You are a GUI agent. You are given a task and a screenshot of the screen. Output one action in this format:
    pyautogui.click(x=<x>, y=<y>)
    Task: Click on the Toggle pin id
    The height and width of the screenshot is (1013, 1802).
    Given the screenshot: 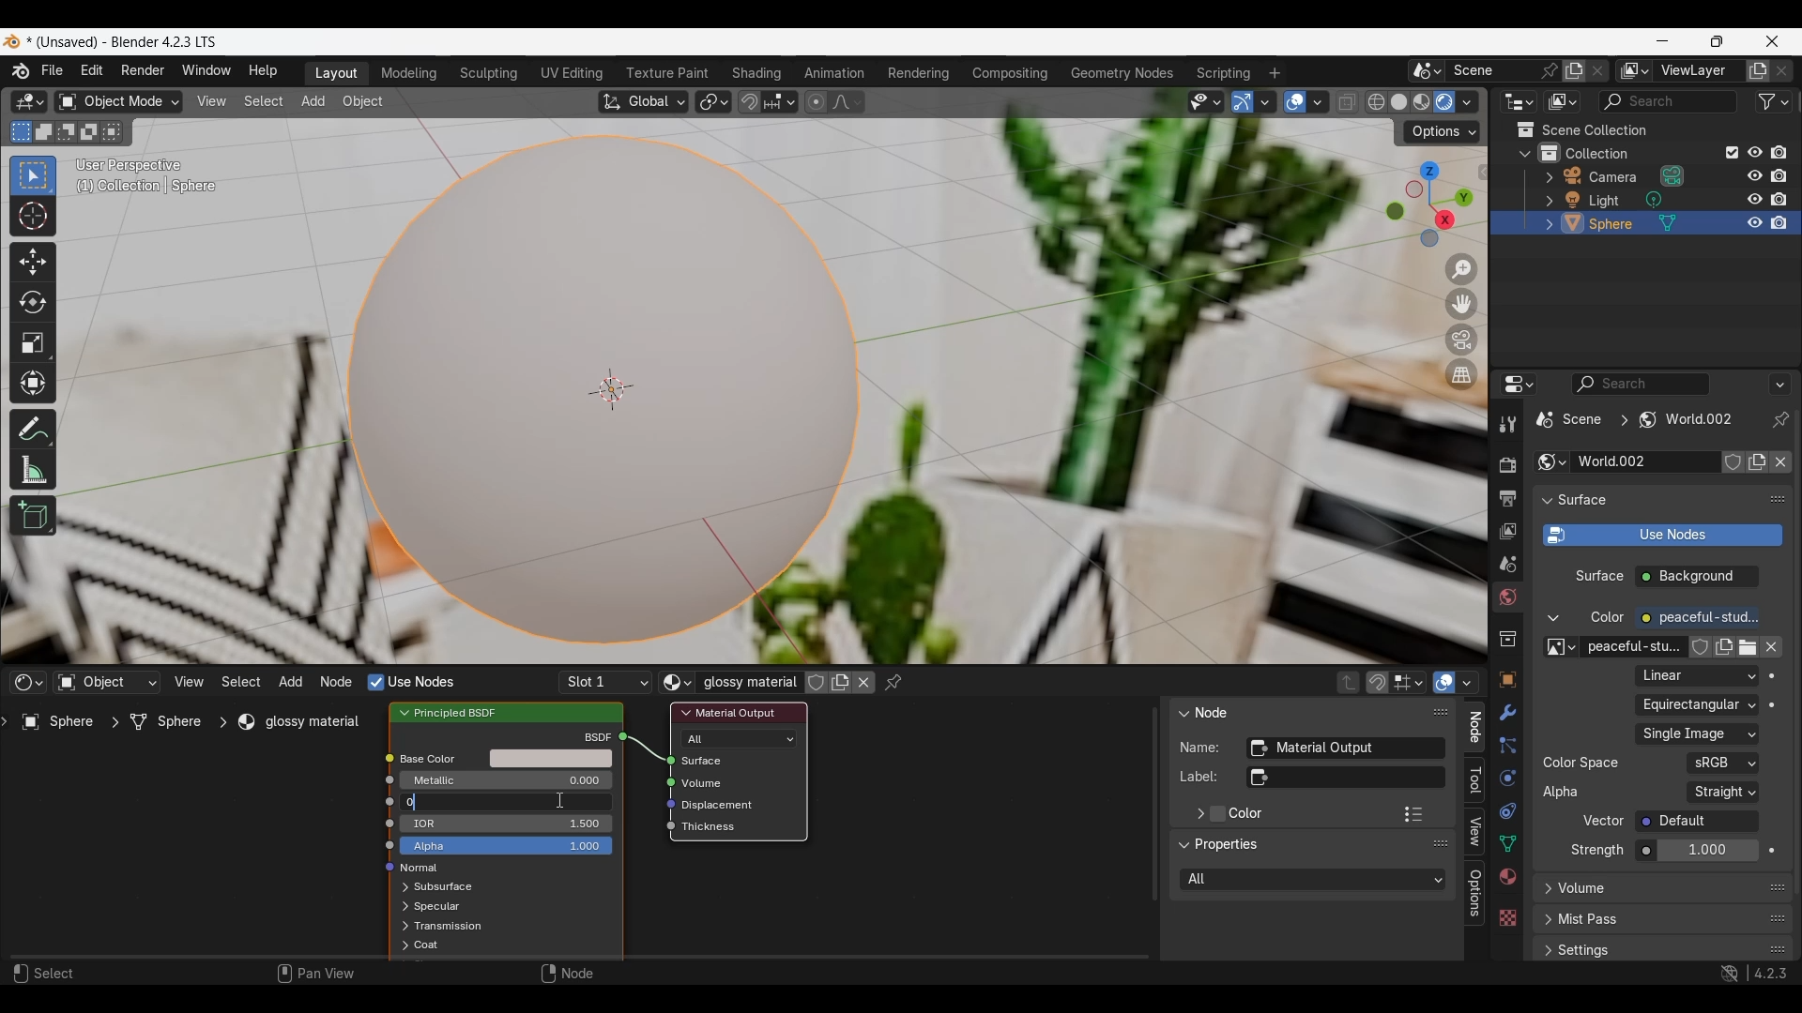 What is the action you would take?
    pyautogui.click(x=1780, y=419)
    